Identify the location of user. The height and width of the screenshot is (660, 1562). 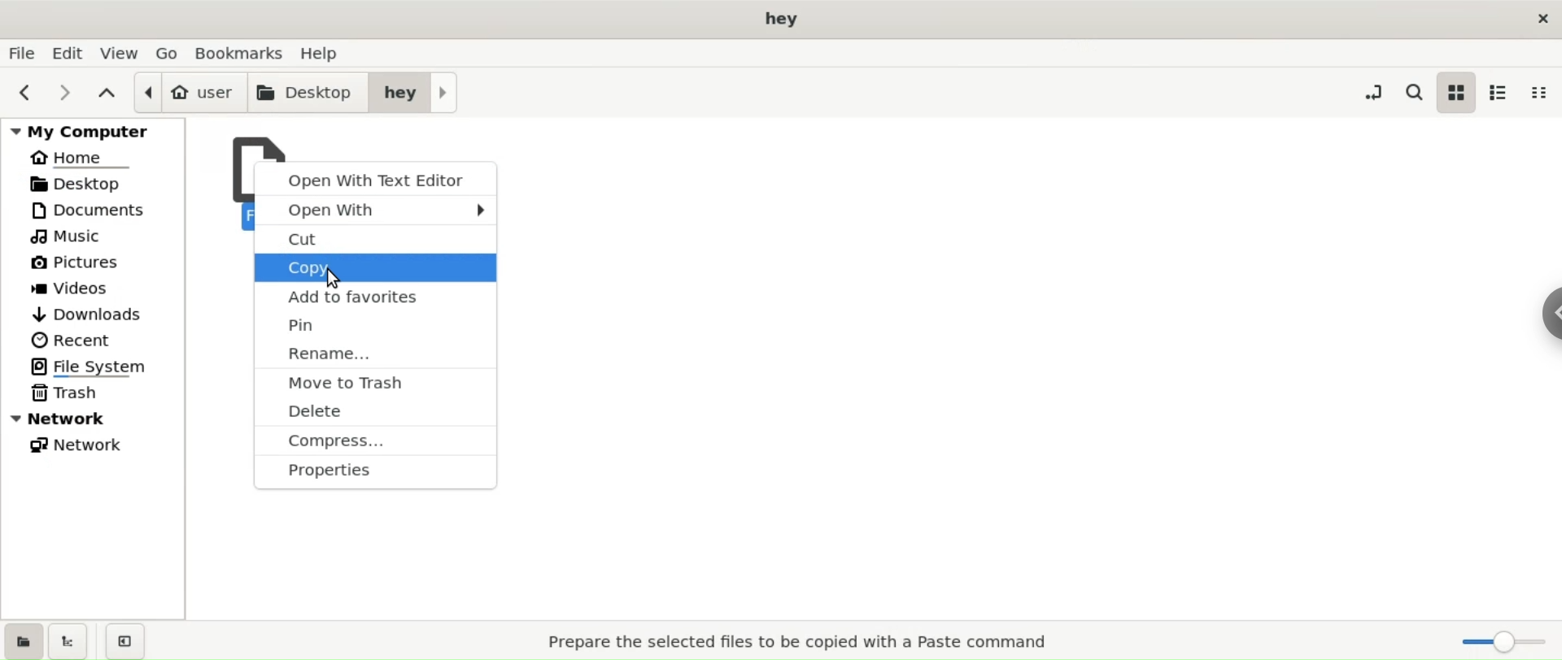
(188, 90).